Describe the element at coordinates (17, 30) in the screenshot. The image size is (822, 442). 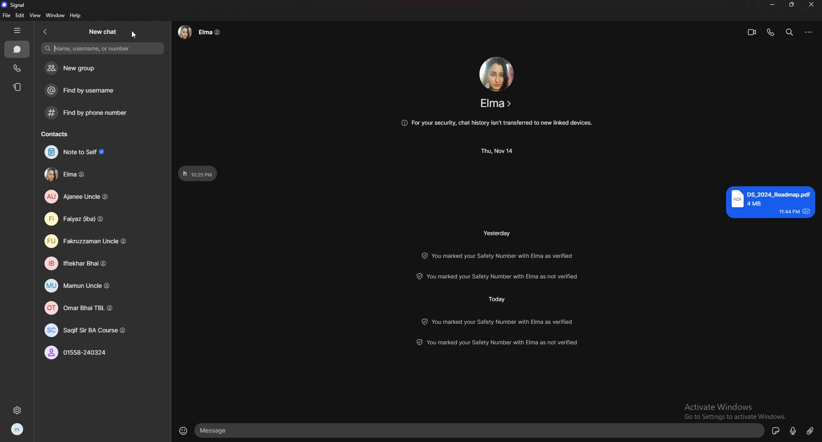
I see `hide tab` at that location.